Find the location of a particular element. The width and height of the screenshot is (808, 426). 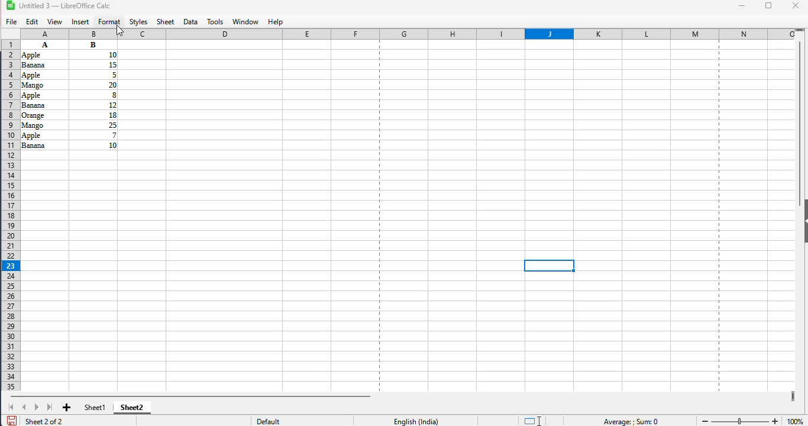

 is located at coordinates (44, 75).